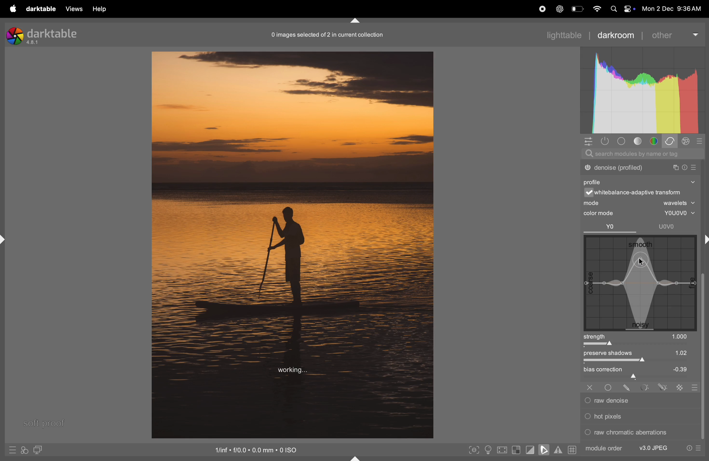  Describe the element at coordinates (641, 370) in the screenshot. I see `bias correction` at that location.